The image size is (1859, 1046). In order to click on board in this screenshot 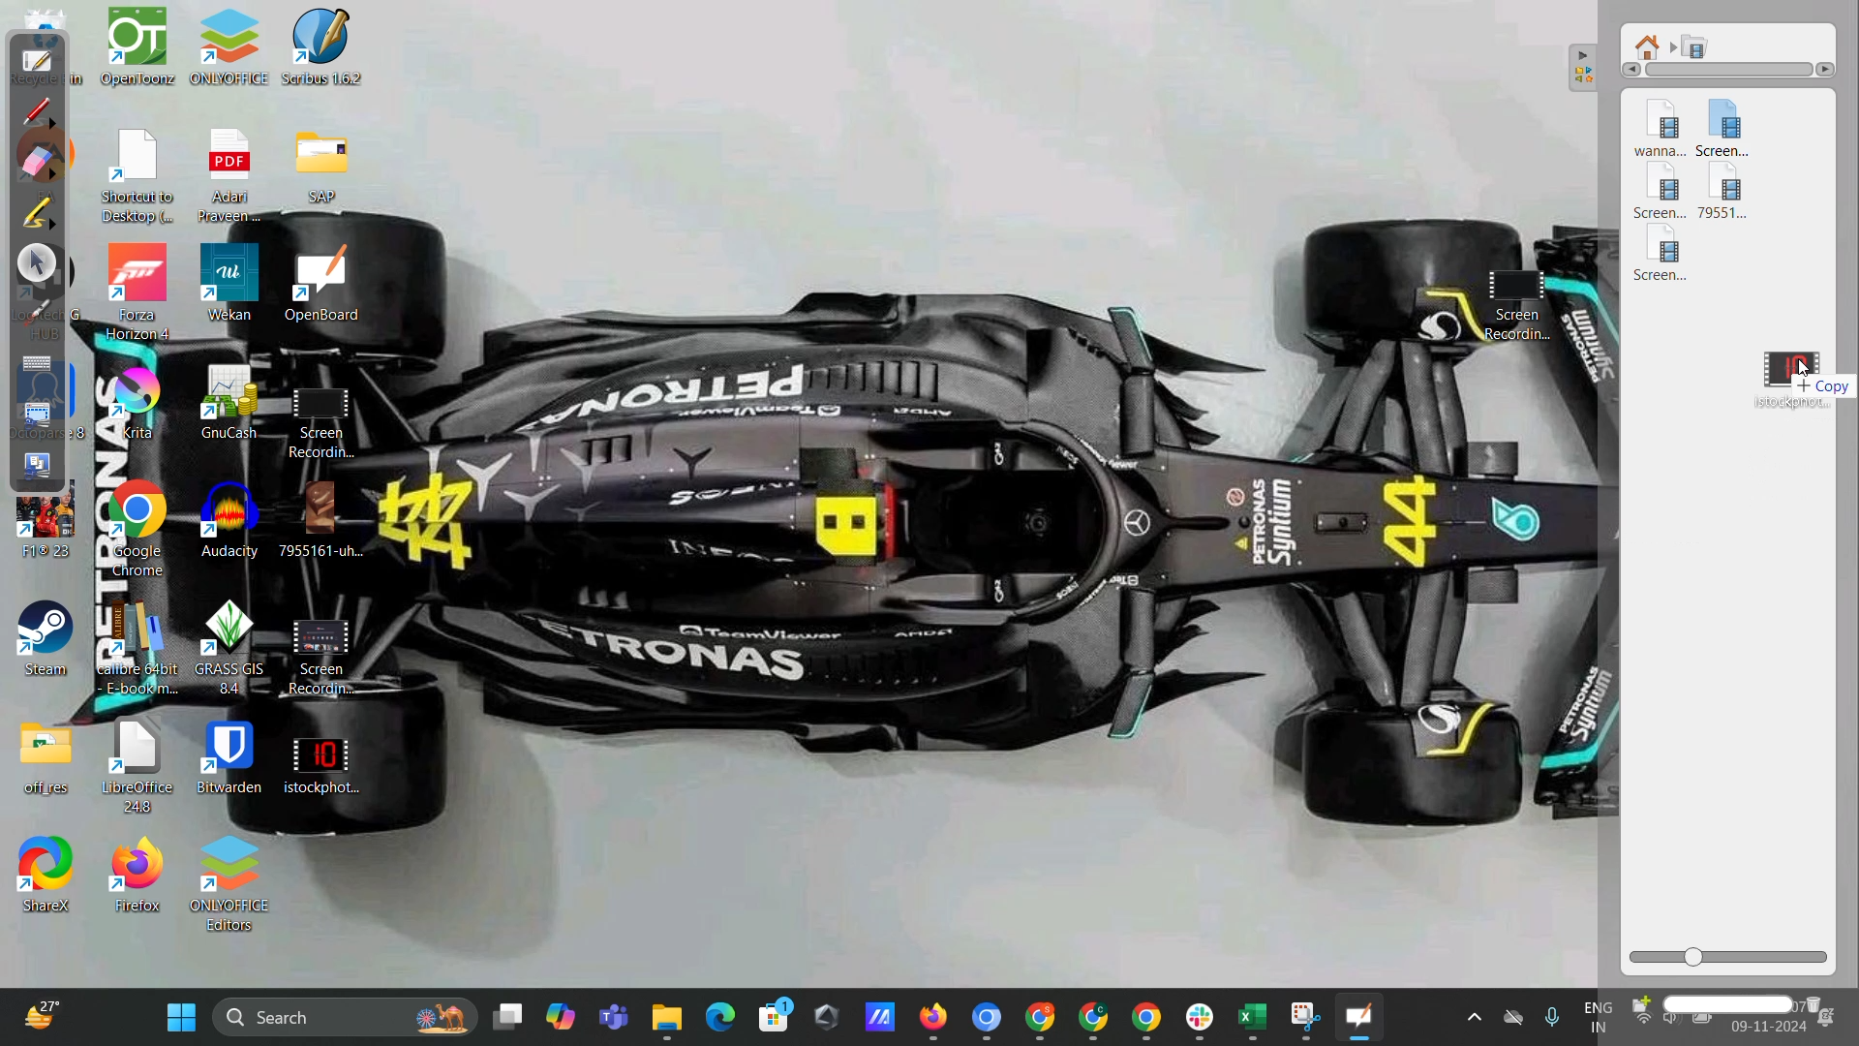, I will do `click(38, 65)`.